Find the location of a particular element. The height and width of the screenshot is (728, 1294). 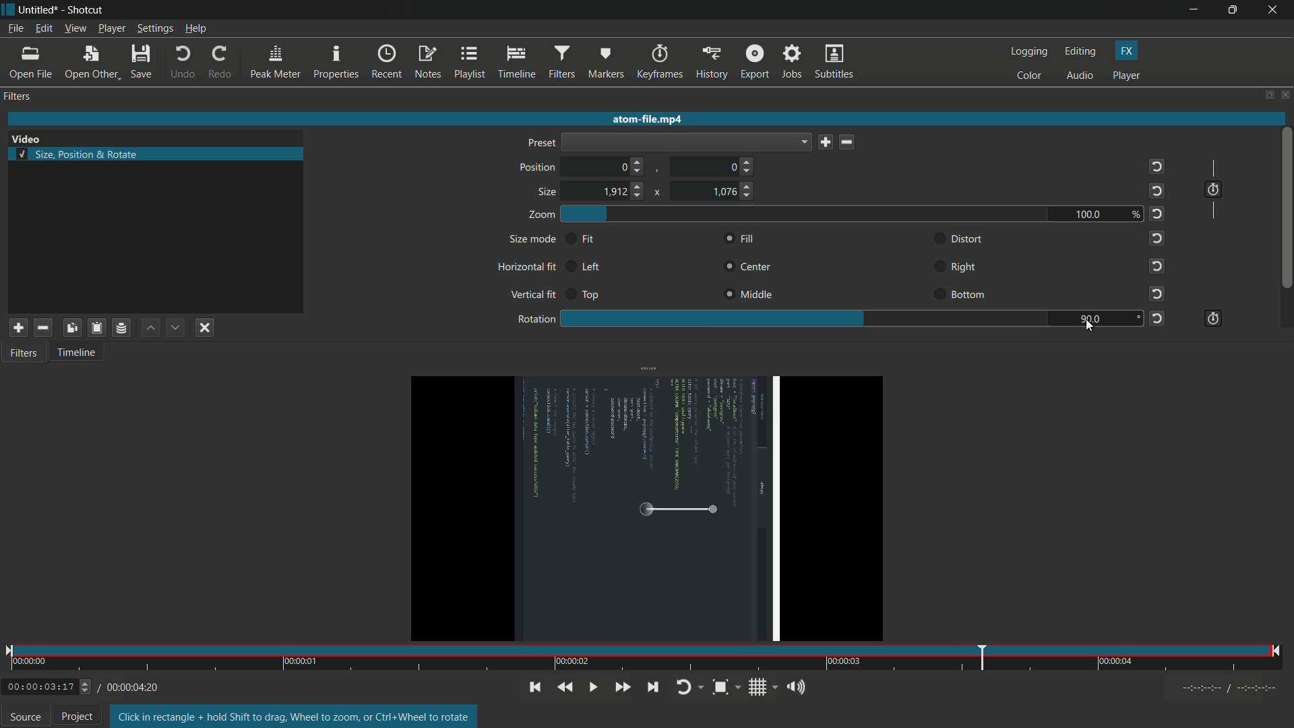

scroll bar is located at coordinates (1286, 208).